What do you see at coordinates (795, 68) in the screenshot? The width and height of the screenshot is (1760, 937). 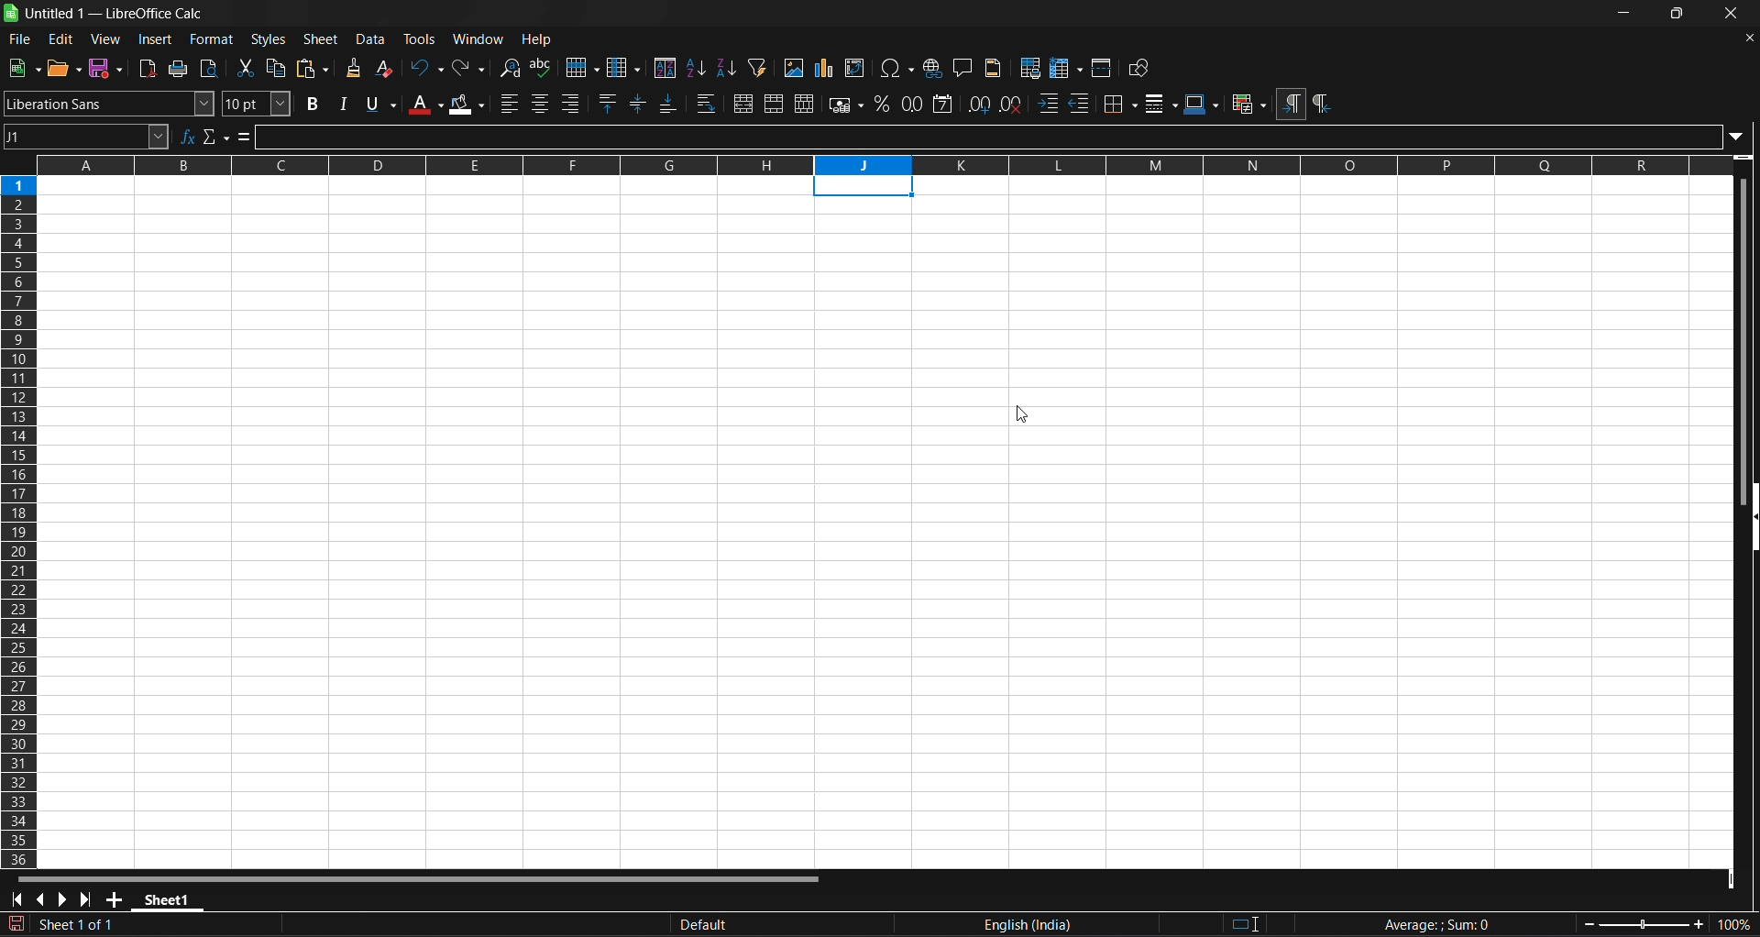 I see `insert image` at bounding box center [795, 68].